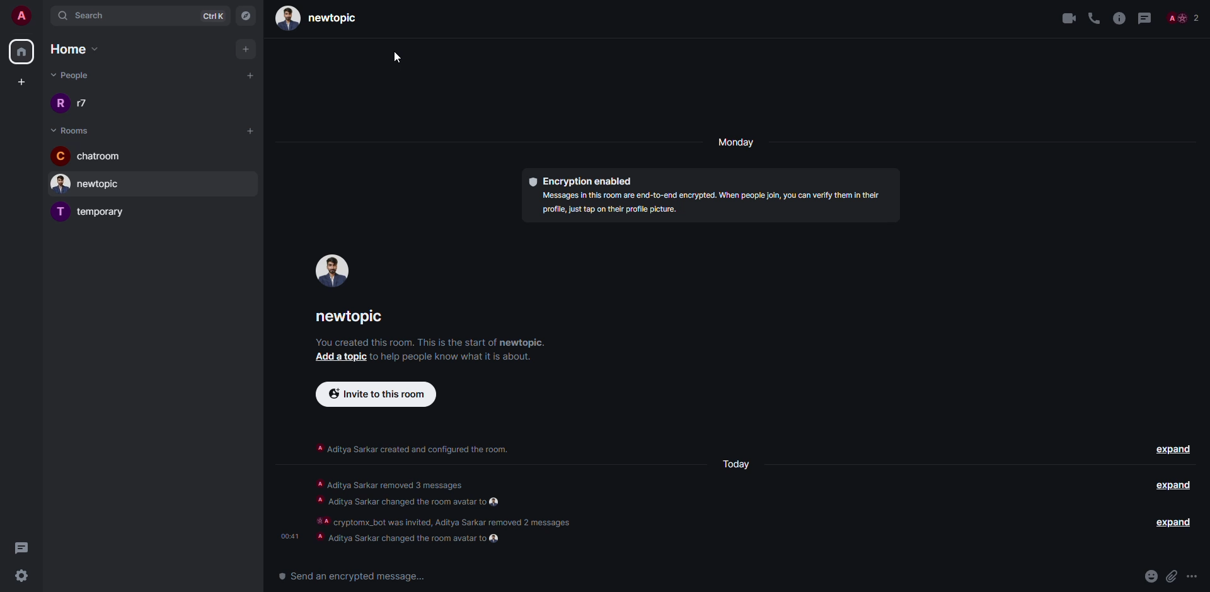 The image size is (1210, 592). What do you see at coordinates (287, 535) in the screenshot?
I see `time` at bounding box center [287, 535].